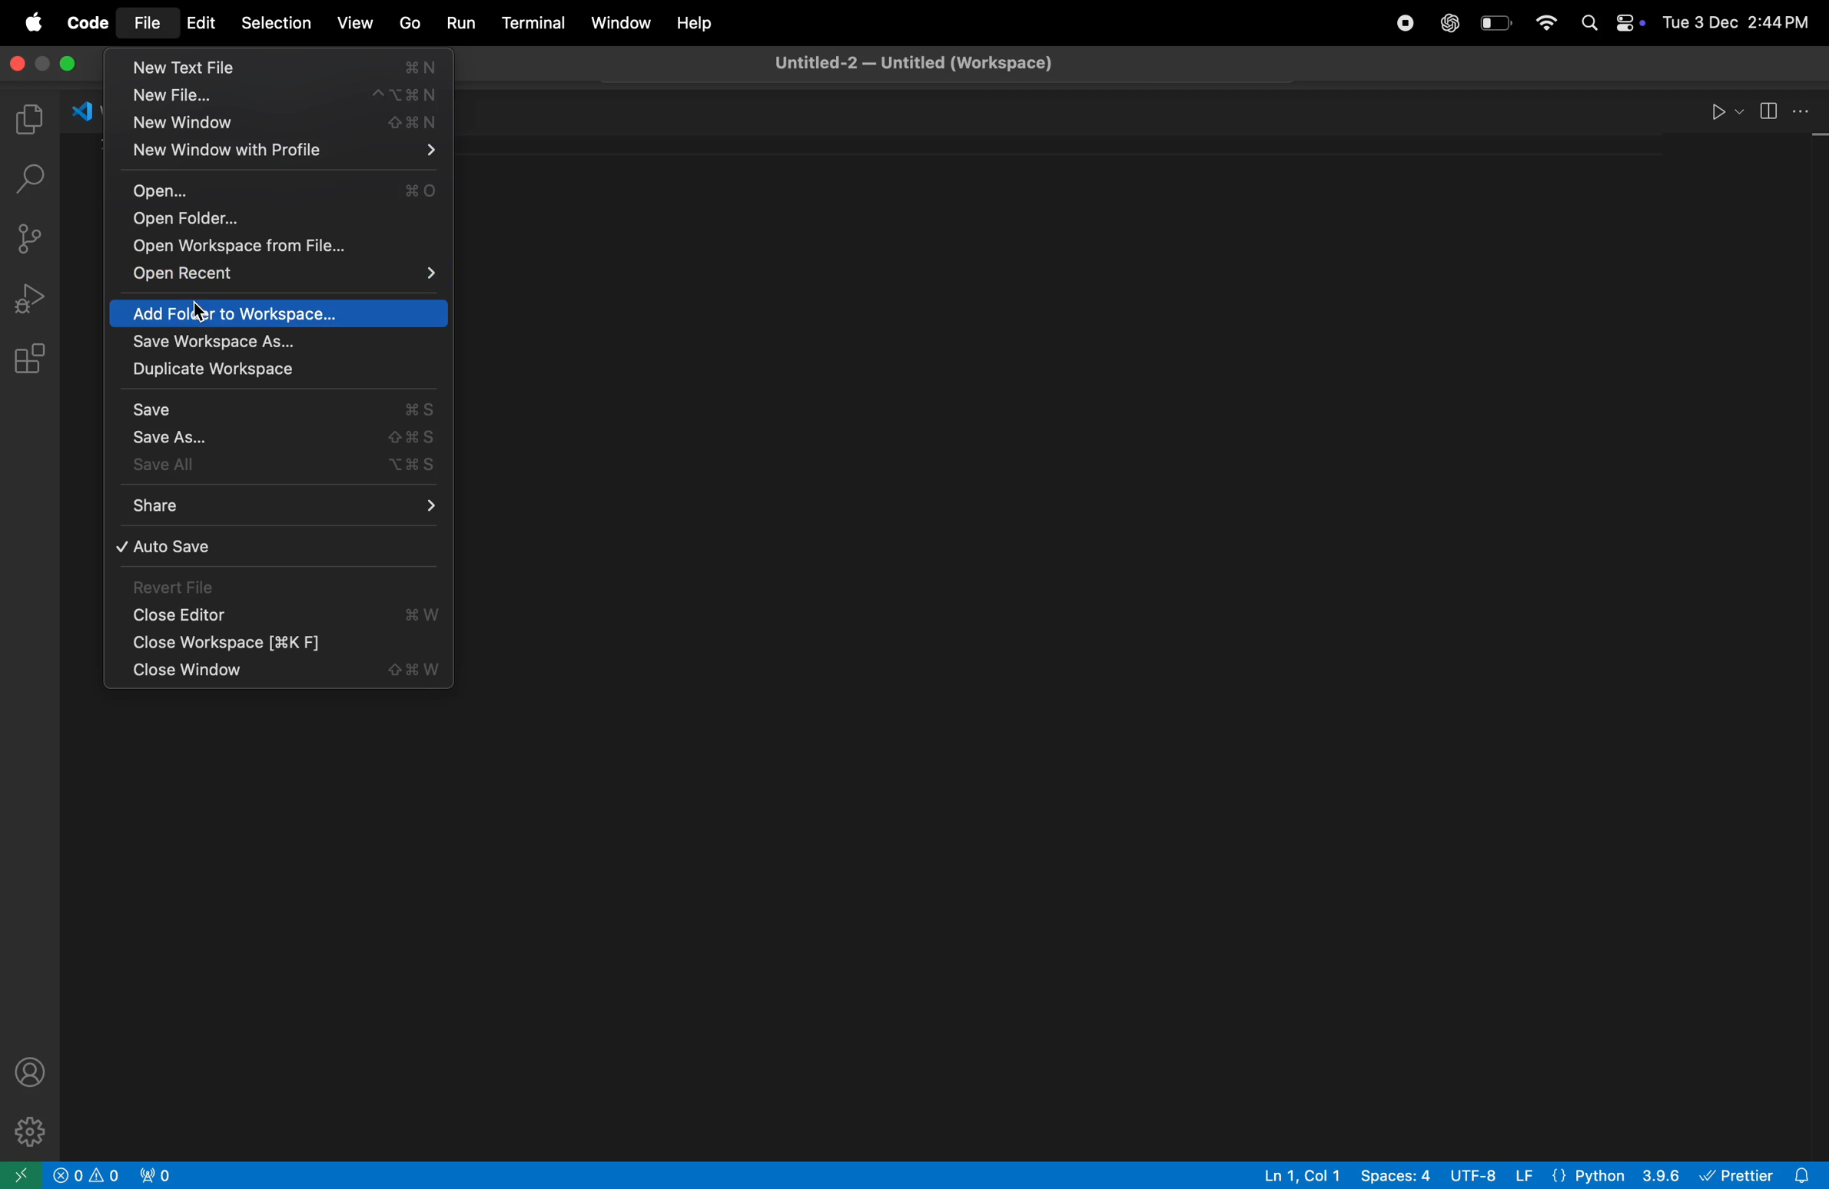  I want to click on view, so click(357, 22).